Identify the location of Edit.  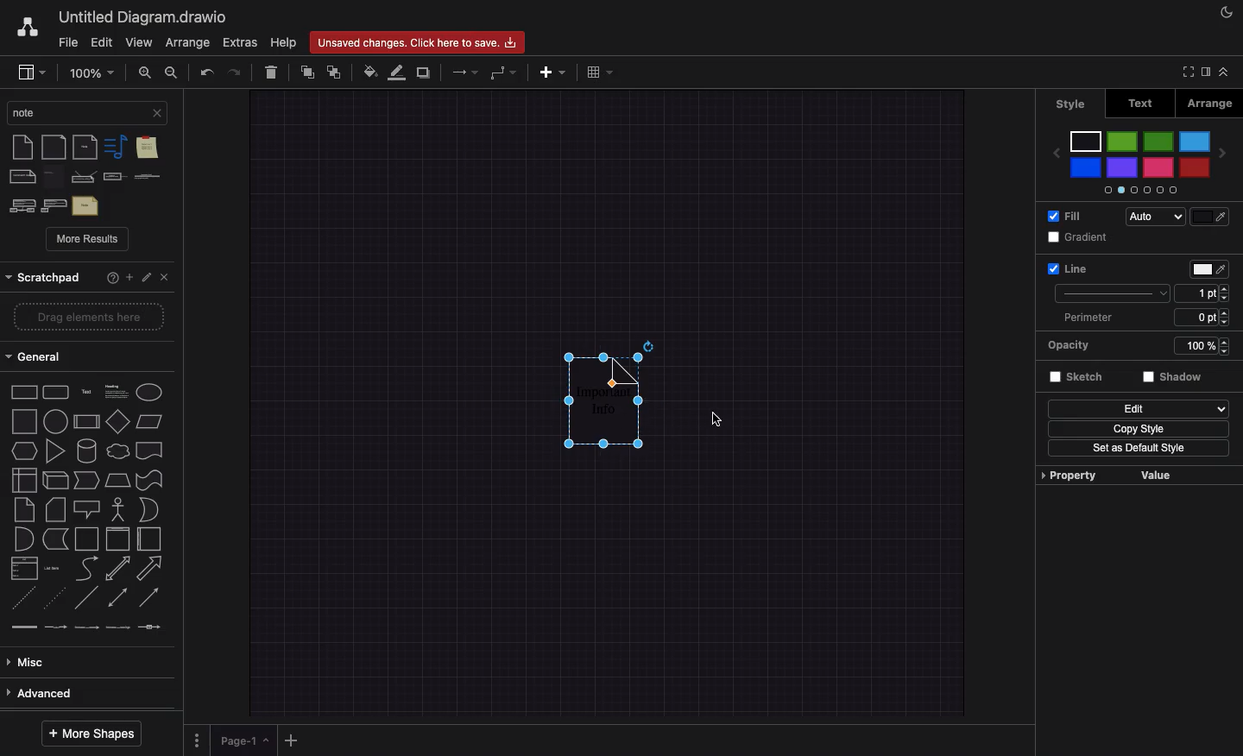
(148, 278).